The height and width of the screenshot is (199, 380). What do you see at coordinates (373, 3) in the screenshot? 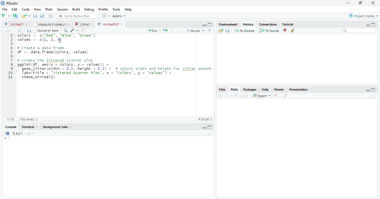
I see `close` at bounding box center [373, 3].